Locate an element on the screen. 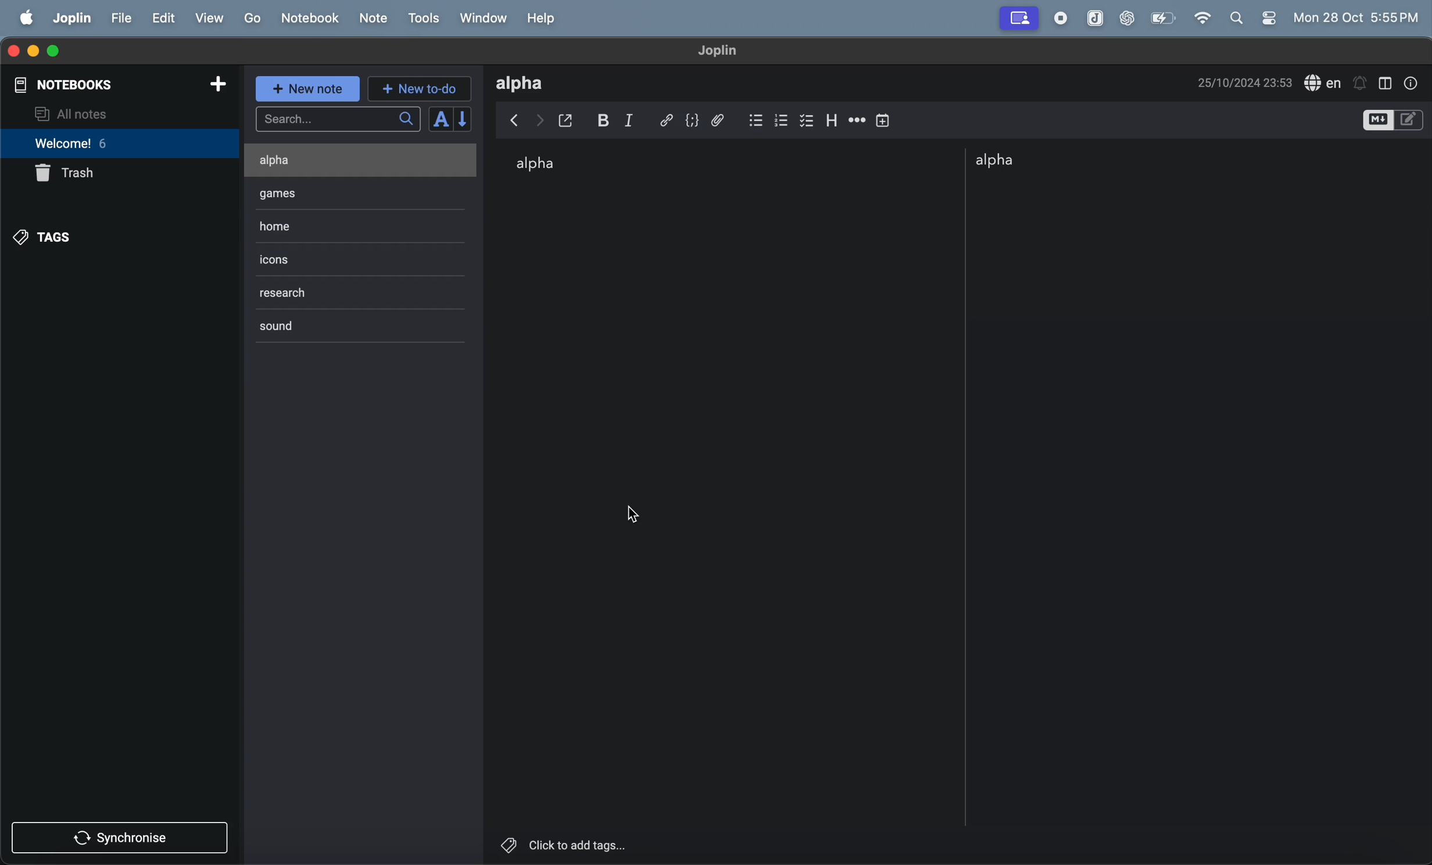 The width and height of the screenshot is (1432, 865). click to add tags is located at coordinates (608, 843).